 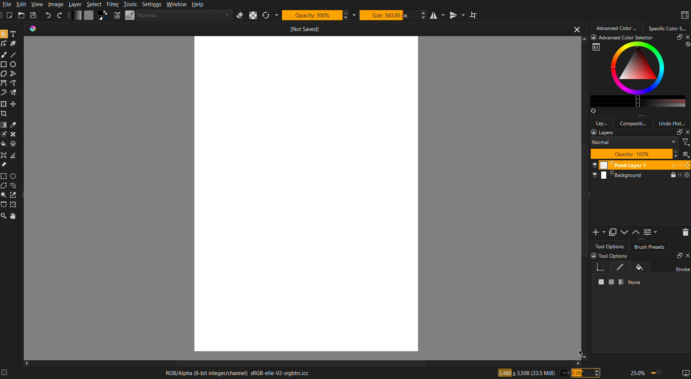 What do you see at coordinates (686, 133) in the screenshot?
I see `close` at bounding box center [686, 133].